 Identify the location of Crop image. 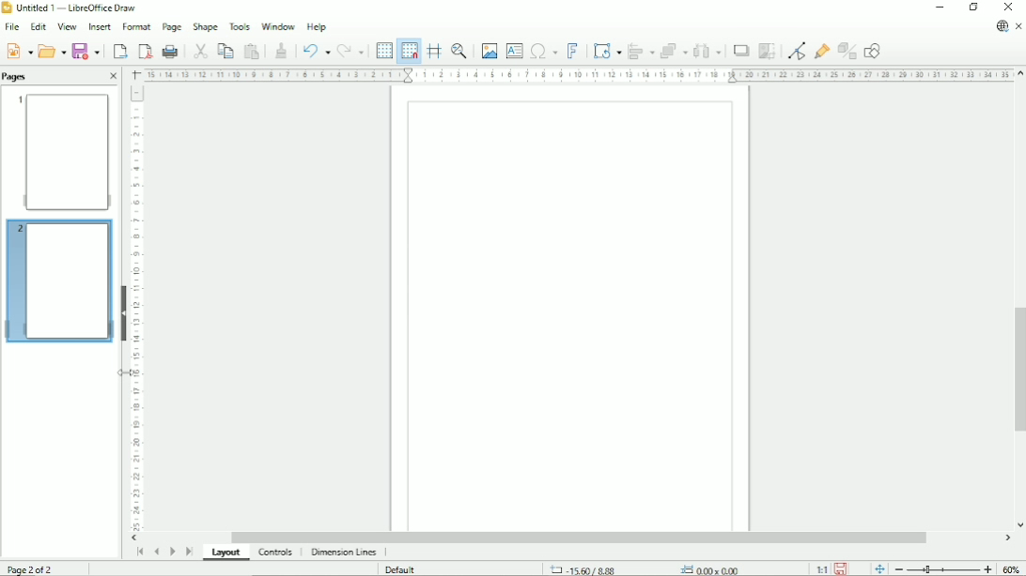
(767, 51).